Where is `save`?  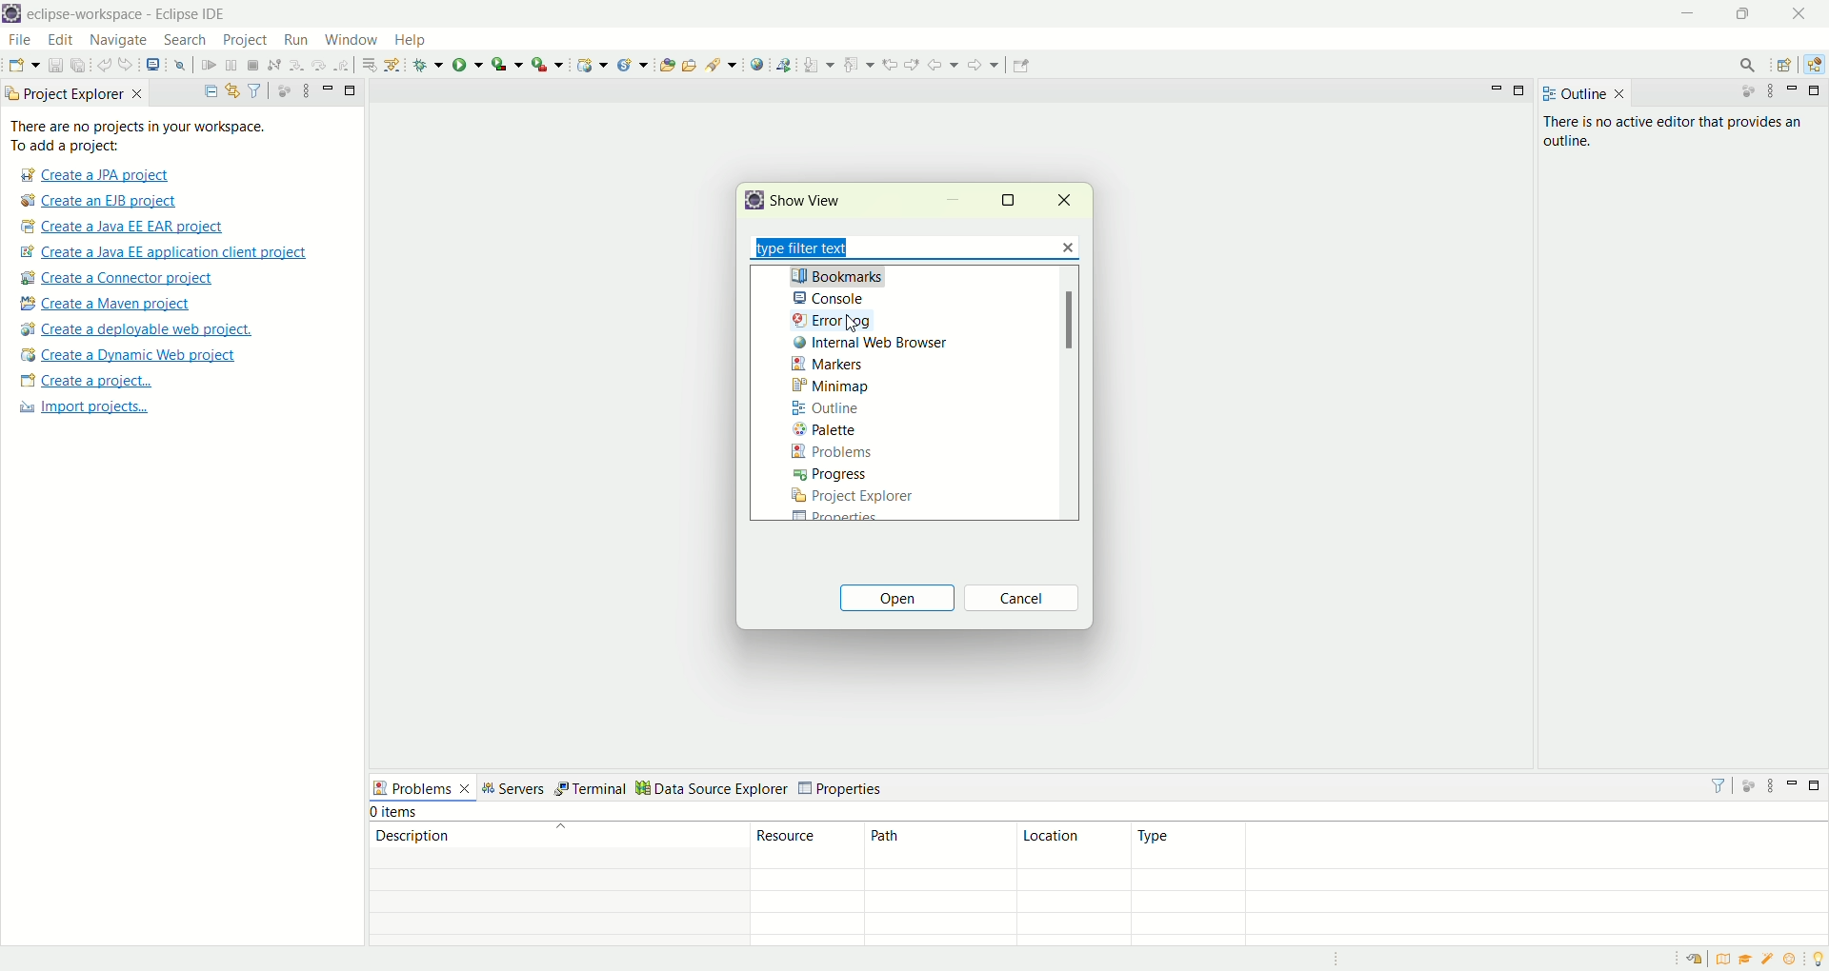 save is located at coordinates (54, 65).